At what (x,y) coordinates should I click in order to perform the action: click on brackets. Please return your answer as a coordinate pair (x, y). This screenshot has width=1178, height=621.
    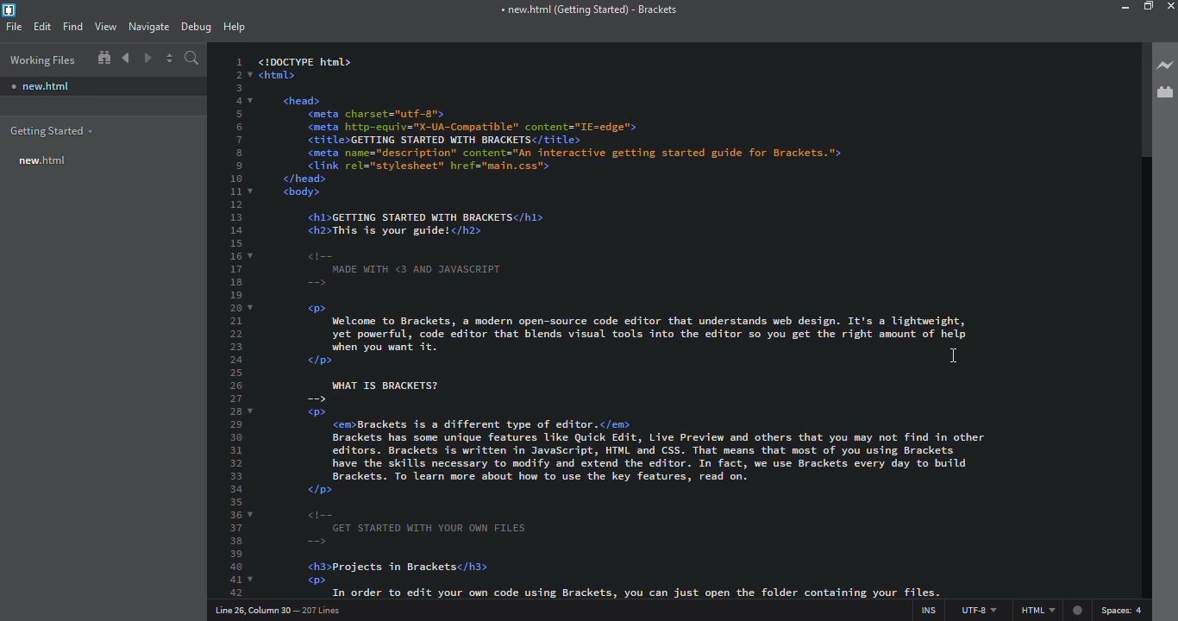
    Looking at the image, I should click on (9, 10).